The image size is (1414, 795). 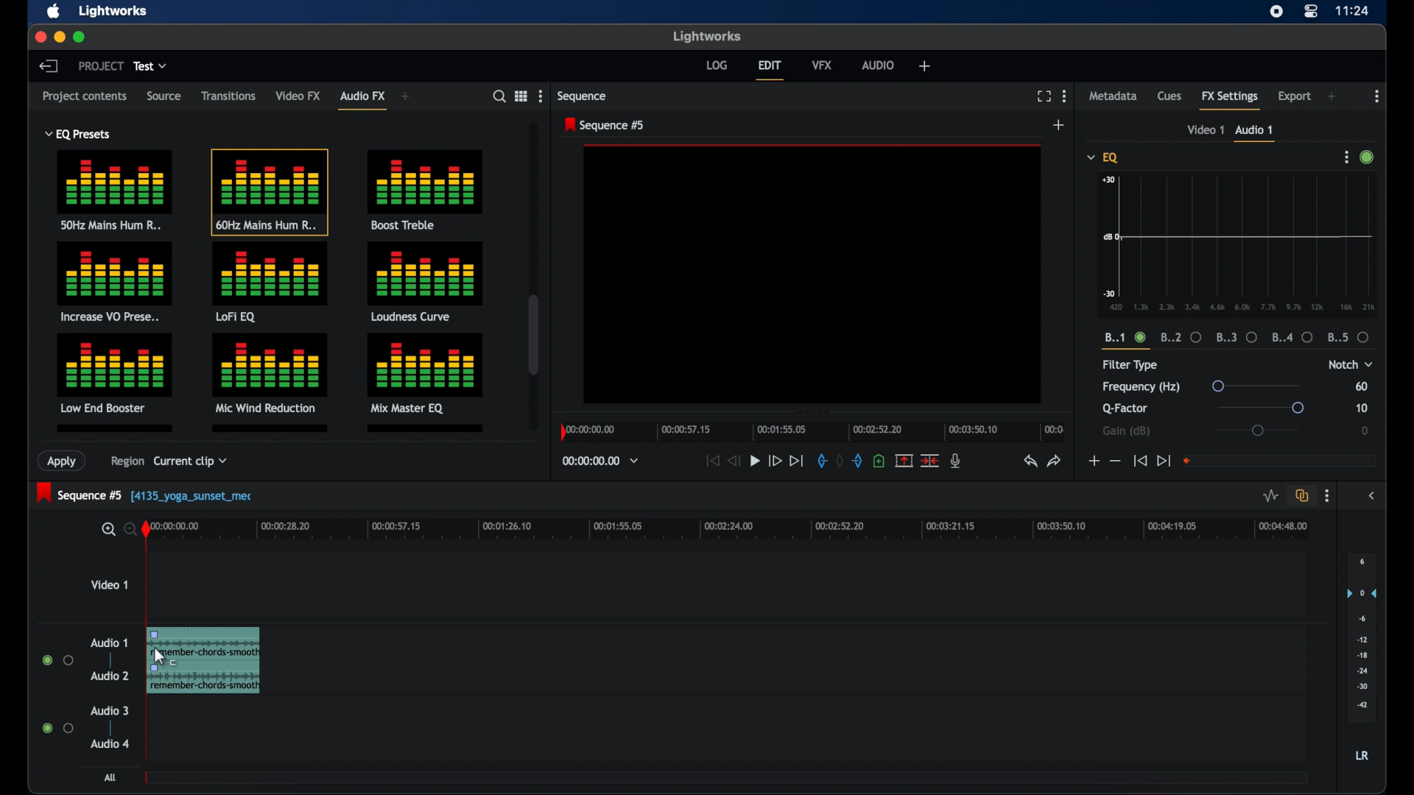 I want to click on add cue at current position, so click(x=879, y=459).